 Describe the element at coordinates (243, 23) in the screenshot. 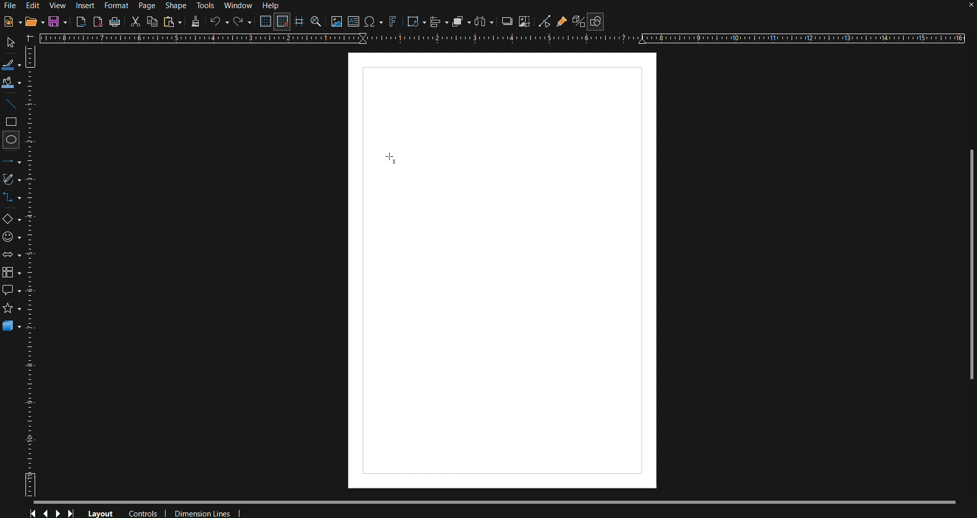

I see `Redo` at that location.